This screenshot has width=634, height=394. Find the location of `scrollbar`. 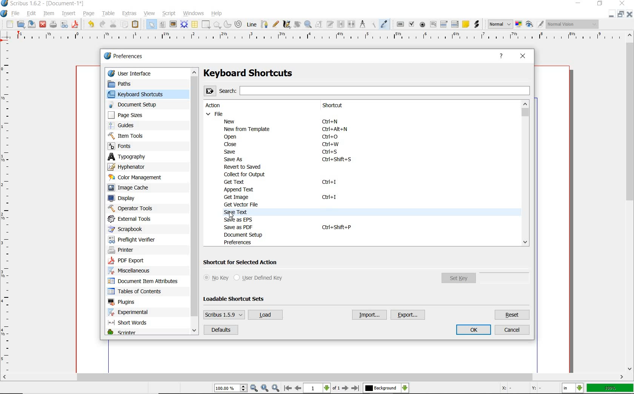

scrollbar is located at coordinates (313, 378).